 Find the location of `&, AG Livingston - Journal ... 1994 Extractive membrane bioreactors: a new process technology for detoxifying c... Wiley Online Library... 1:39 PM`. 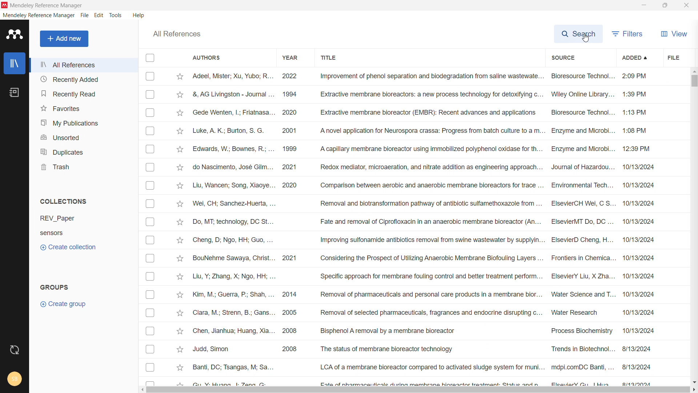

&, AG Livingston - Journal ... 1994 Extractive membrane bioreactors: a new process technology for detoxifying c... Wiley Online Library... 1:39 PM is located at coordinates (433, 94).